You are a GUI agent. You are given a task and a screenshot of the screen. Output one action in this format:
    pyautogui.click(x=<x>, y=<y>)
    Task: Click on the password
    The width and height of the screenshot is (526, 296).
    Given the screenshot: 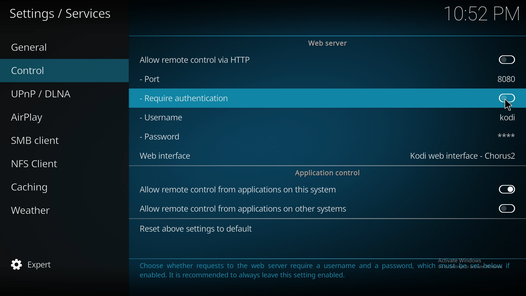 What is the action you would take?
    pyautogui.click(x=162, y=137)
    